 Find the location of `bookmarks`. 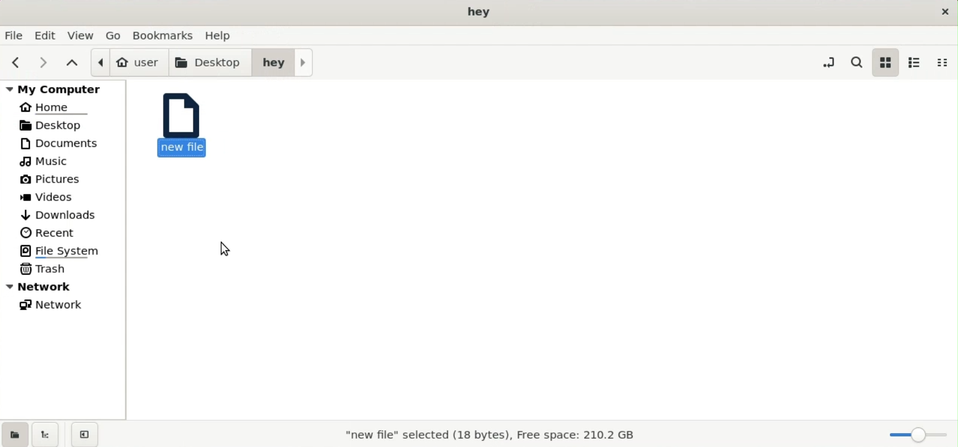

bookmarks is located at coordinates (166, 34).